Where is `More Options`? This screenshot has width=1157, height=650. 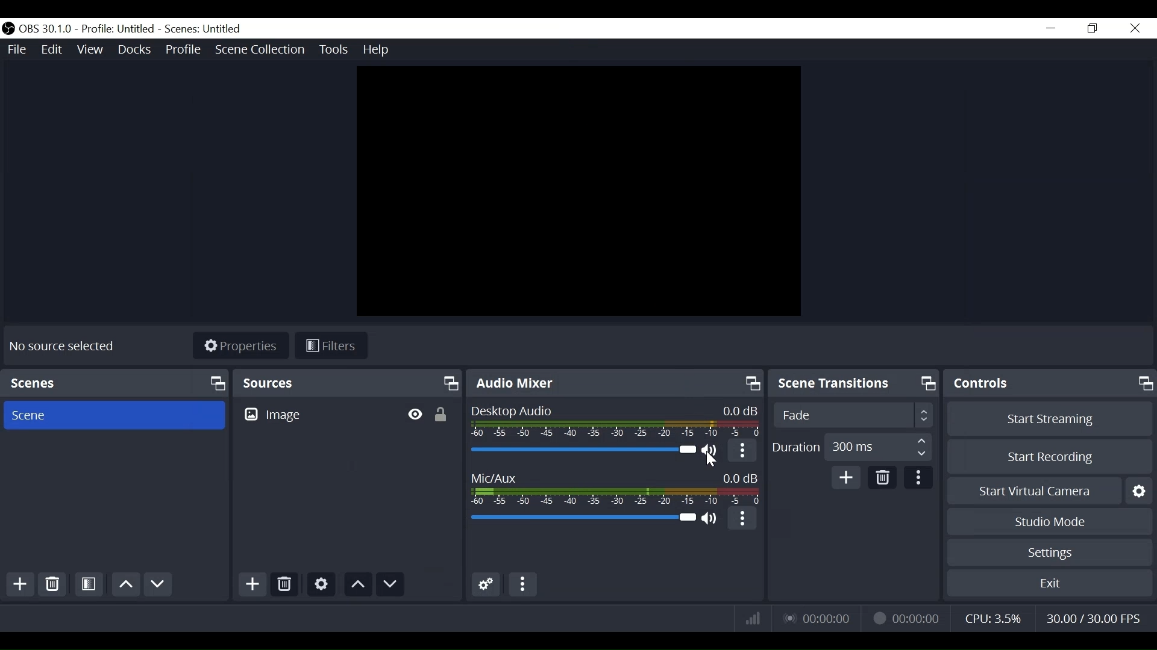
More Options is located at coordinates (745, 453).